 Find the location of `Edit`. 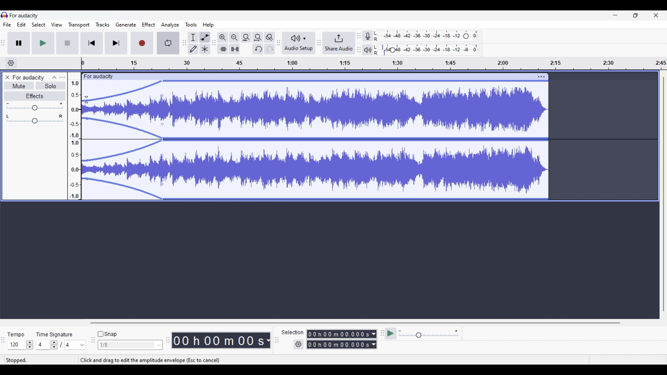

Edit is located at coordinates (22, 24).